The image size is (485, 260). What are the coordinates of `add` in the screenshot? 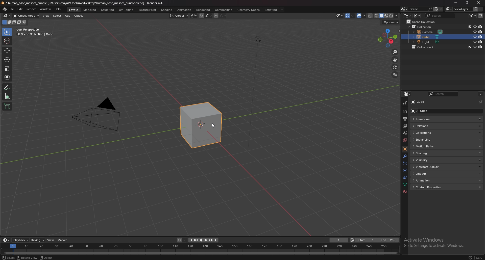 It's located at (68, 16).